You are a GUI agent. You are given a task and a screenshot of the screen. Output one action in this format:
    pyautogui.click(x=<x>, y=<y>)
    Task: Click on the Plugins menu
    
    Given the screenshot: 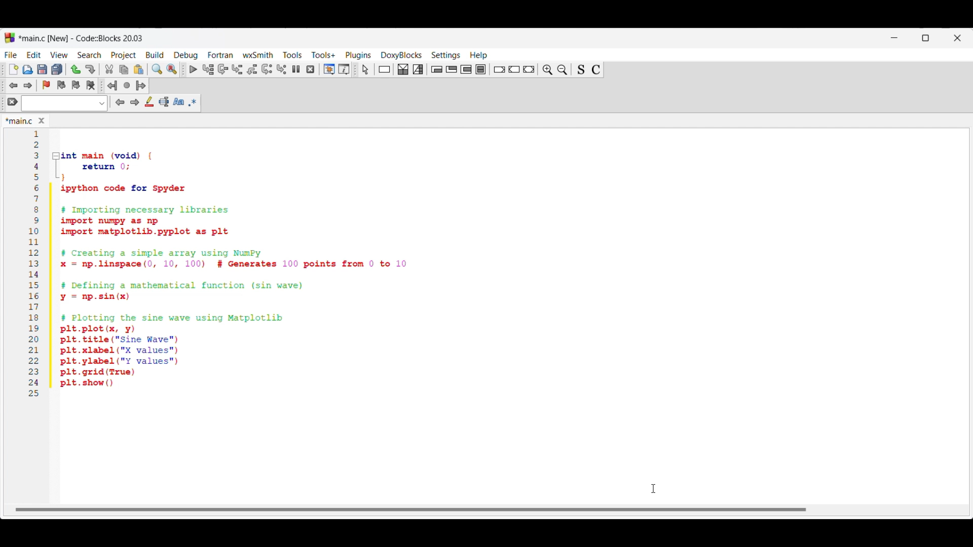 What is the action you would take?
    pyautogui.click(x=358, y=56)
    